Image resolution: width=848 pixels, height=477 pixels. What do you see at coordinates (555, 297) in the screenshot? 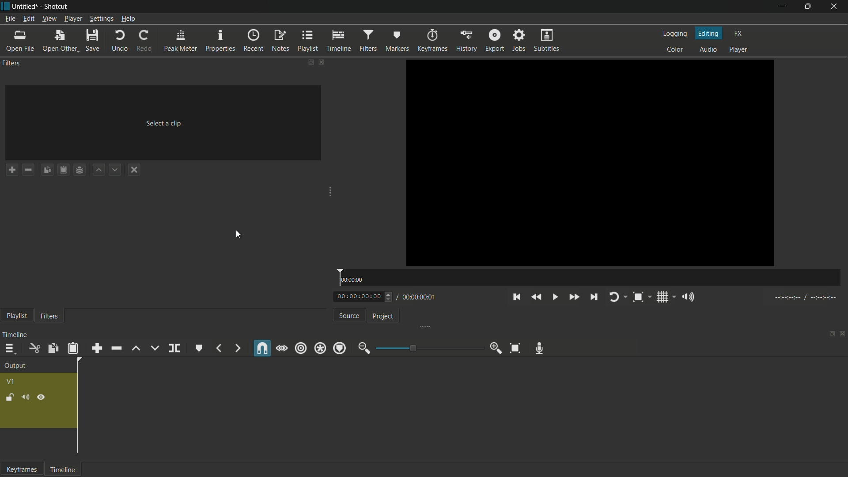
I see `toggle play or pause` at bounding box center [555, 297].